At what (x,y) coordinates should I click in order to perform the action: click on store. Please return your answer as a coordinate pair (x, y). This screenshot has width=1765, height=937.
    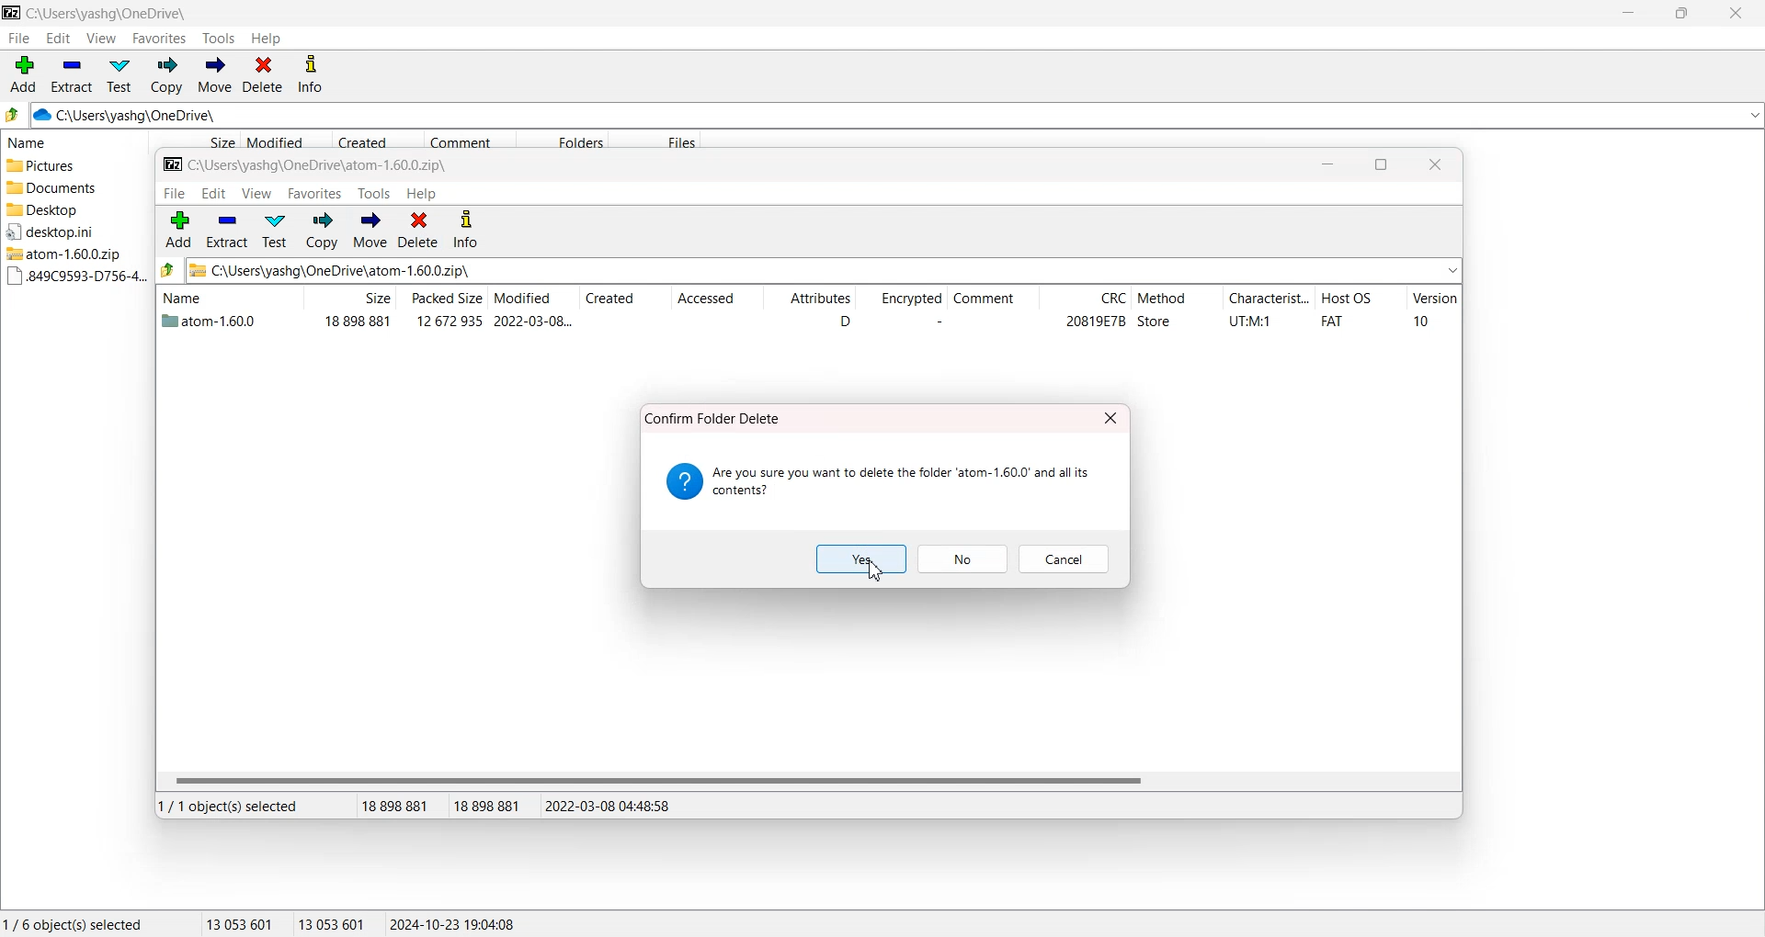
    Looking at the image, I should click on (1155, 322).